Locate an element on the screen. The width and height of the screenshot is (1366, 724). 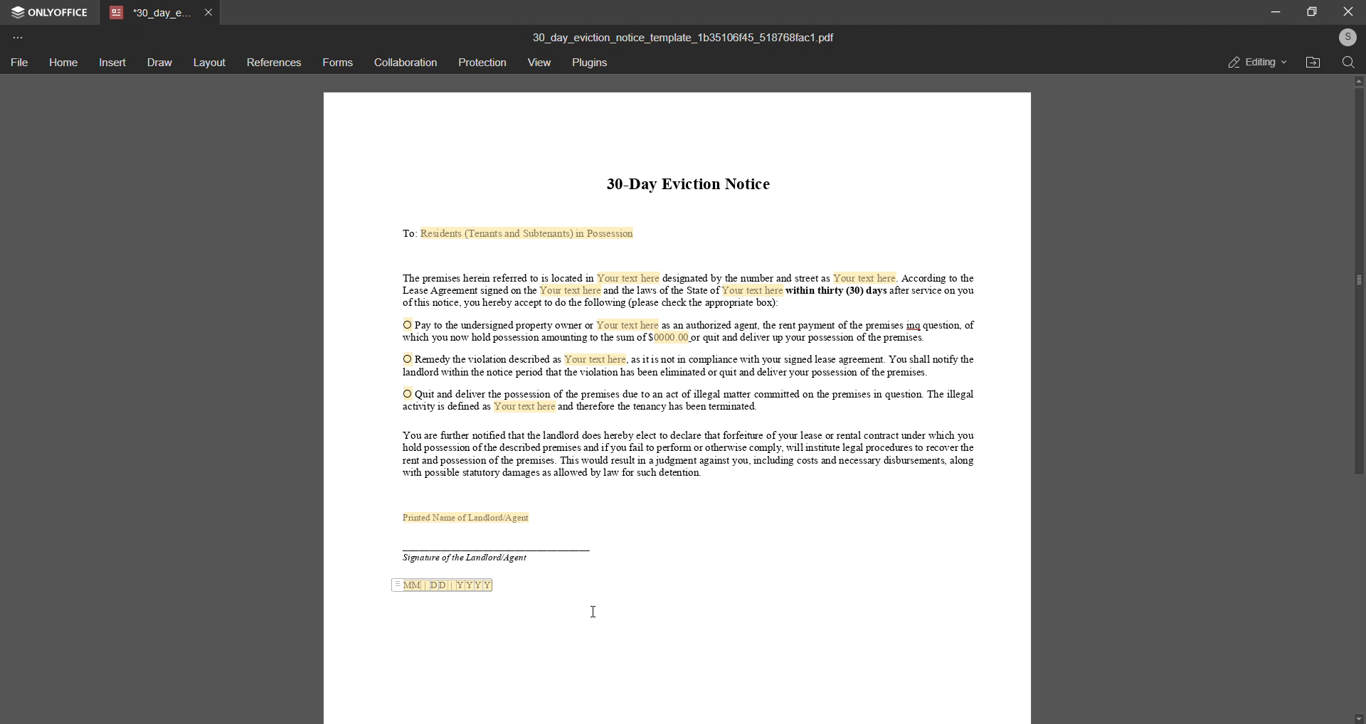
maximize is located at coordinates (1312, 11).